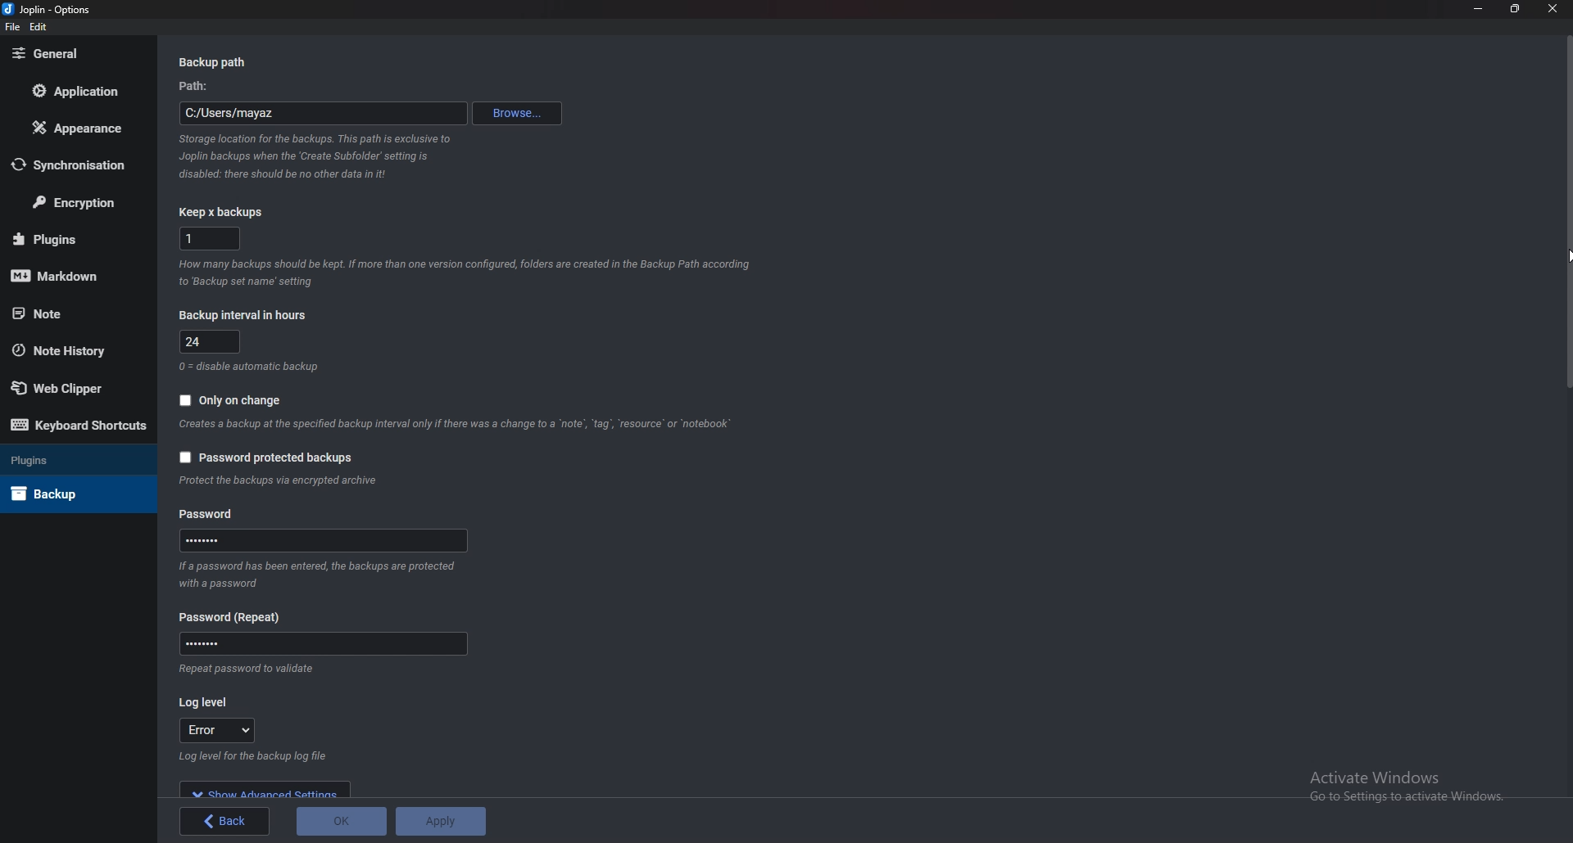 The height and width of the screenshot is (843, 1573). I want to click on cursor, so click(1568, 255).